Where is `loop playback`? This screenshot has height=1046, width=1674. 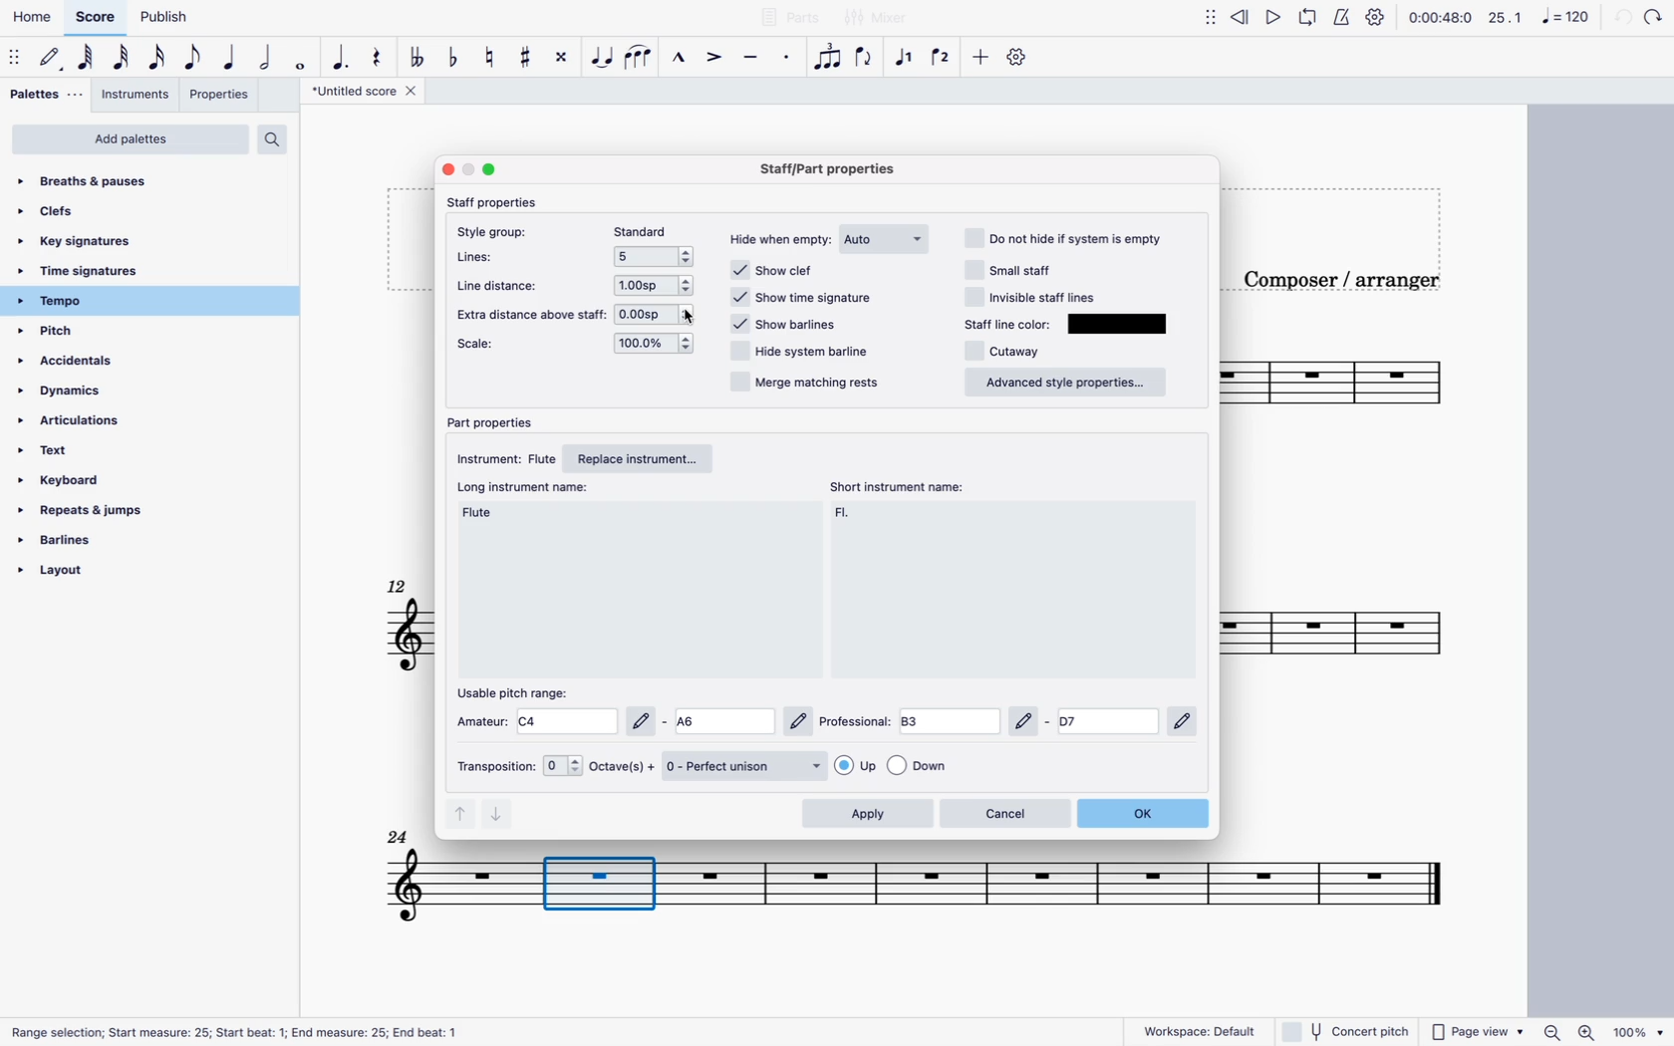 loop playback is located at coordinates (1309, 19).